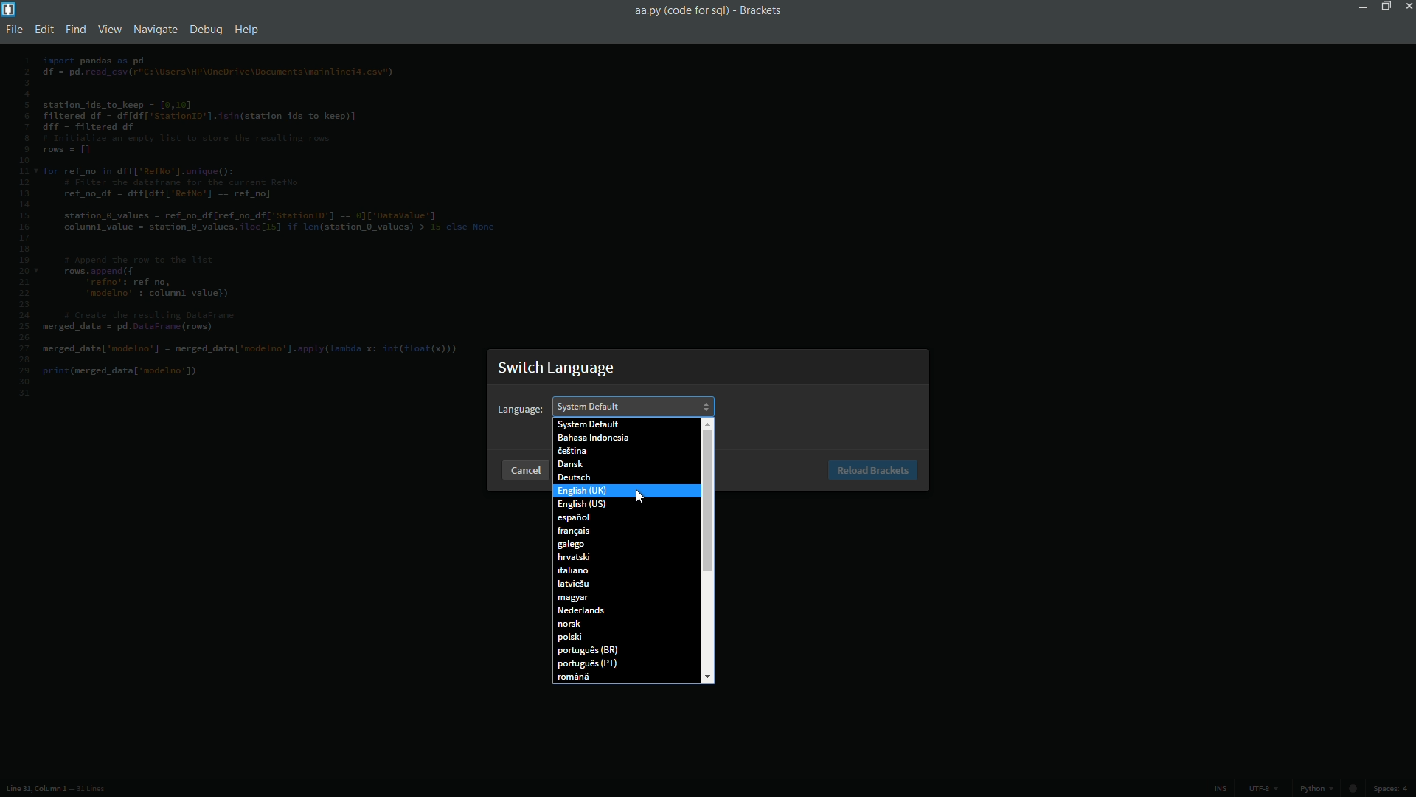 The width and height of the screenshot is (1416, 797). Describe the element at coordinates (575, 598) in the screenshot. I see `language-13` at that location.